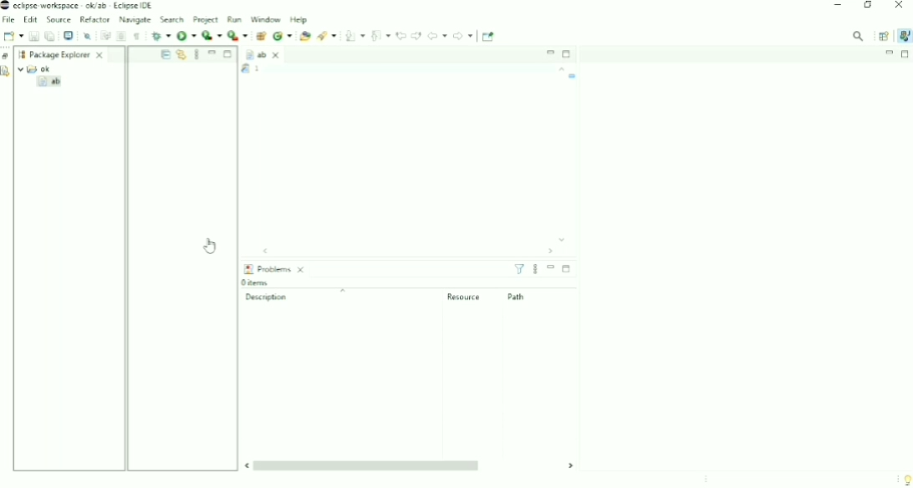 The width and height of the screenshot is (913, 488). I want to click on Description, so click(314, 296).